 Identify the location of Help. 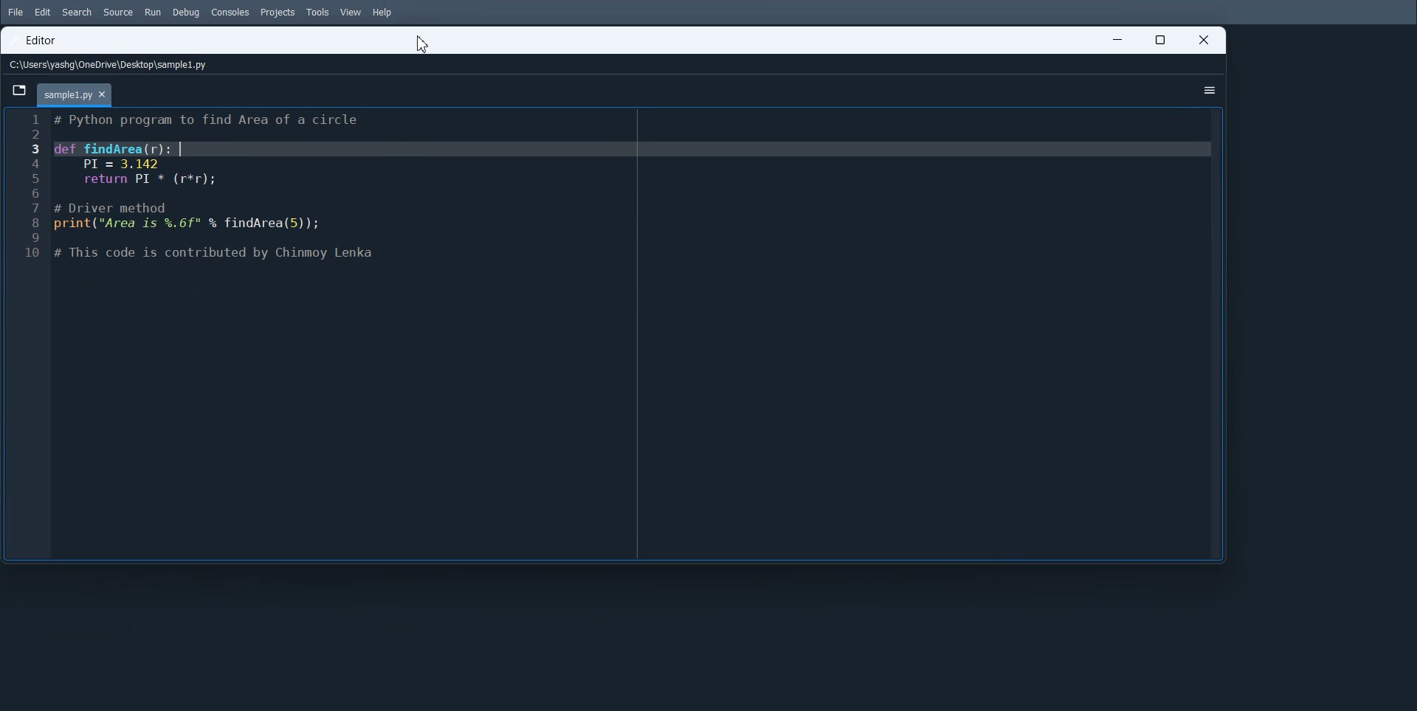
(383, 13).